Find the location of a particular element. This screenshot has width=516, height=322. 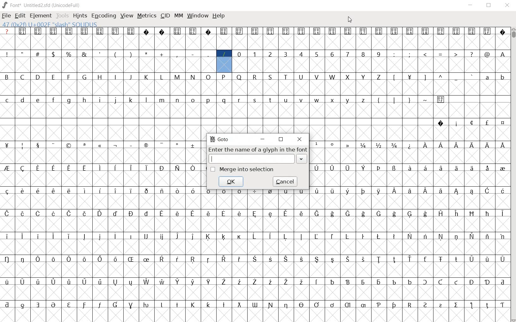

glyph is located at coordinates (317, 100).